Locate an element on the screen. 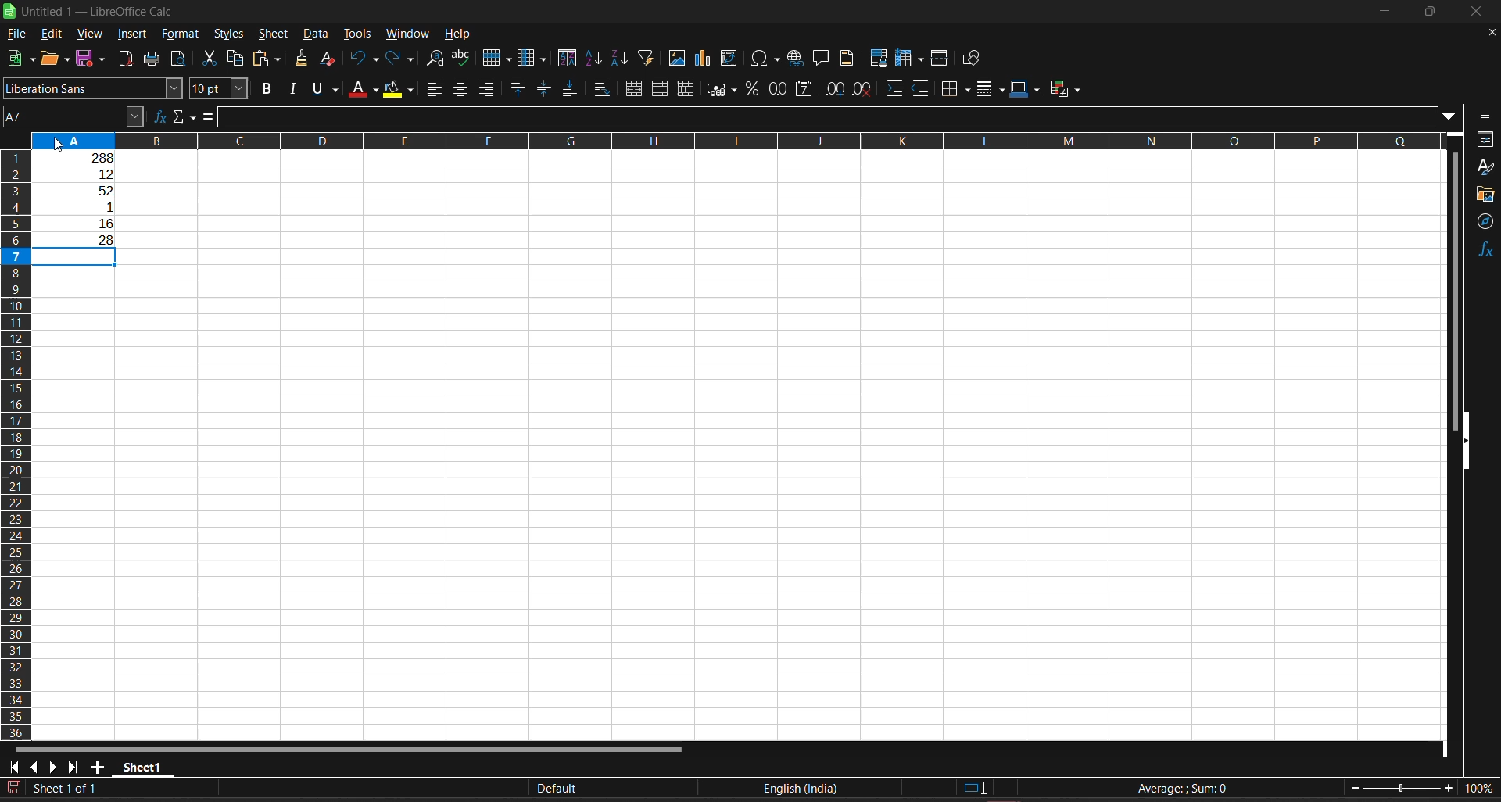 Image resolution: width=1501 pixels, height=802 pixels. merge and center is located at coordinates (632, 88).